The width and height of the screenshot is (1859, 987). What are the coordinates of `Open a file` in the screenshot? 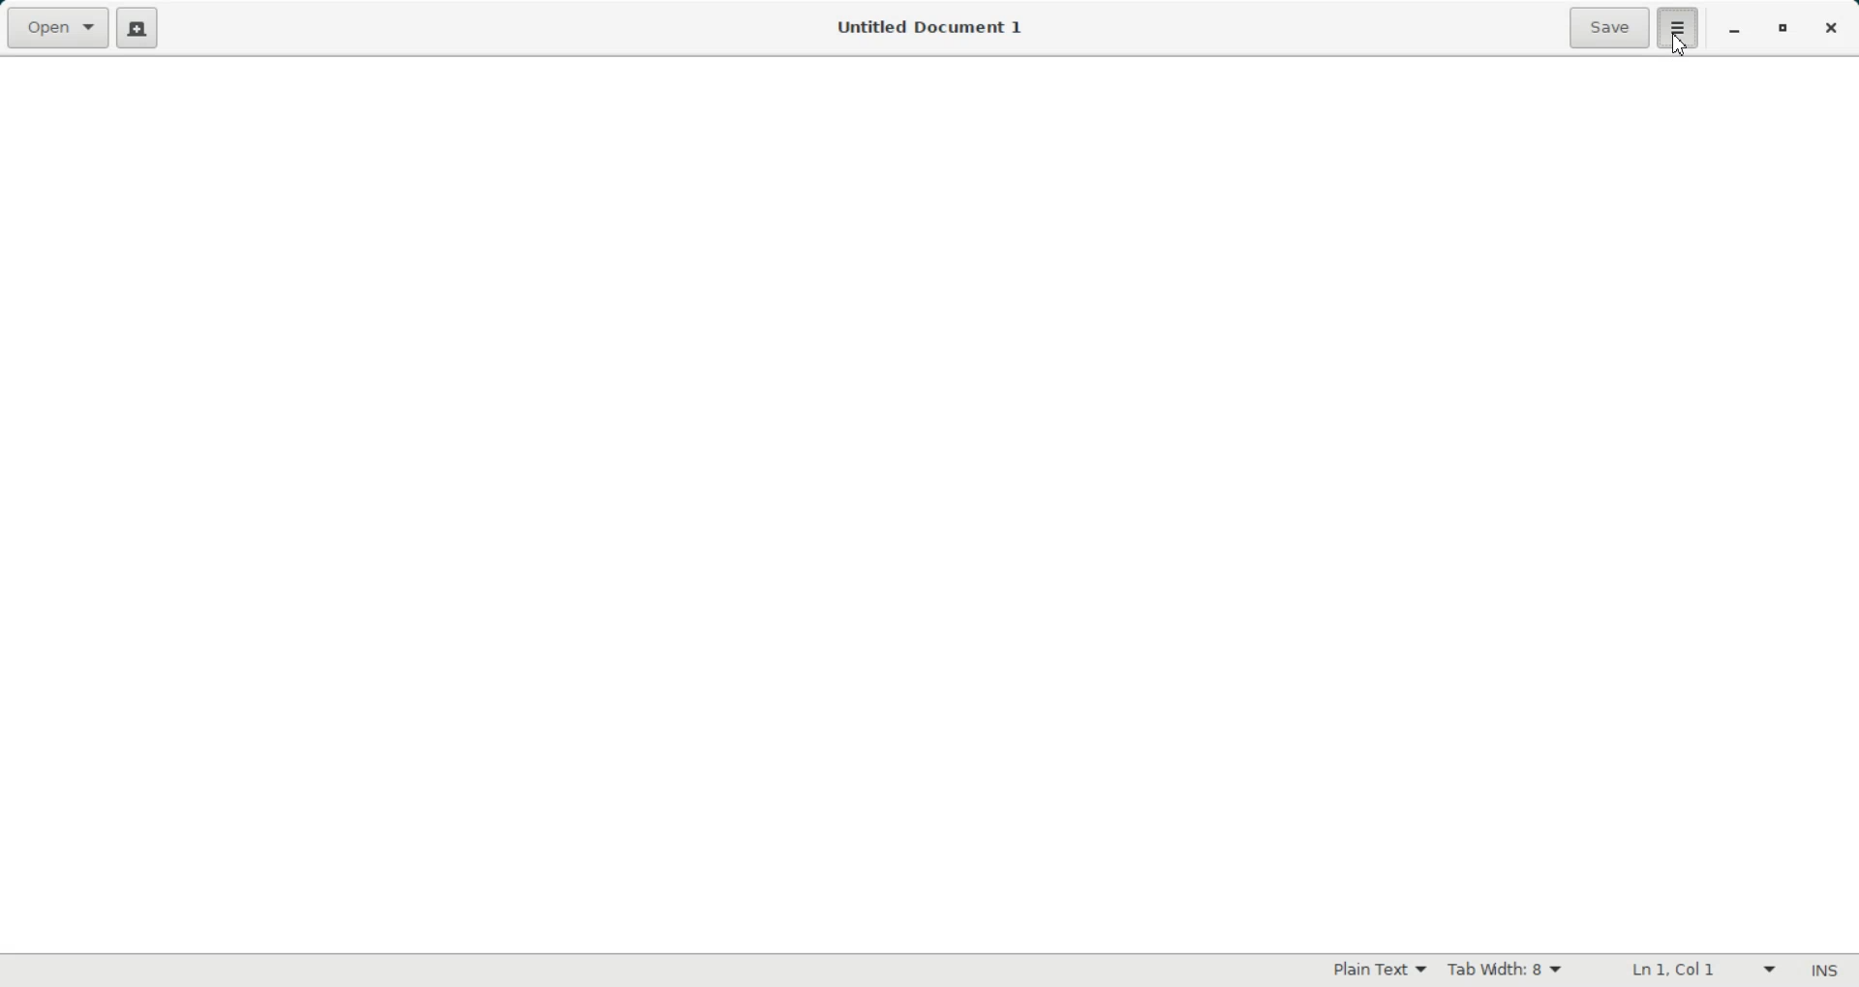 It's located at (56, 27).